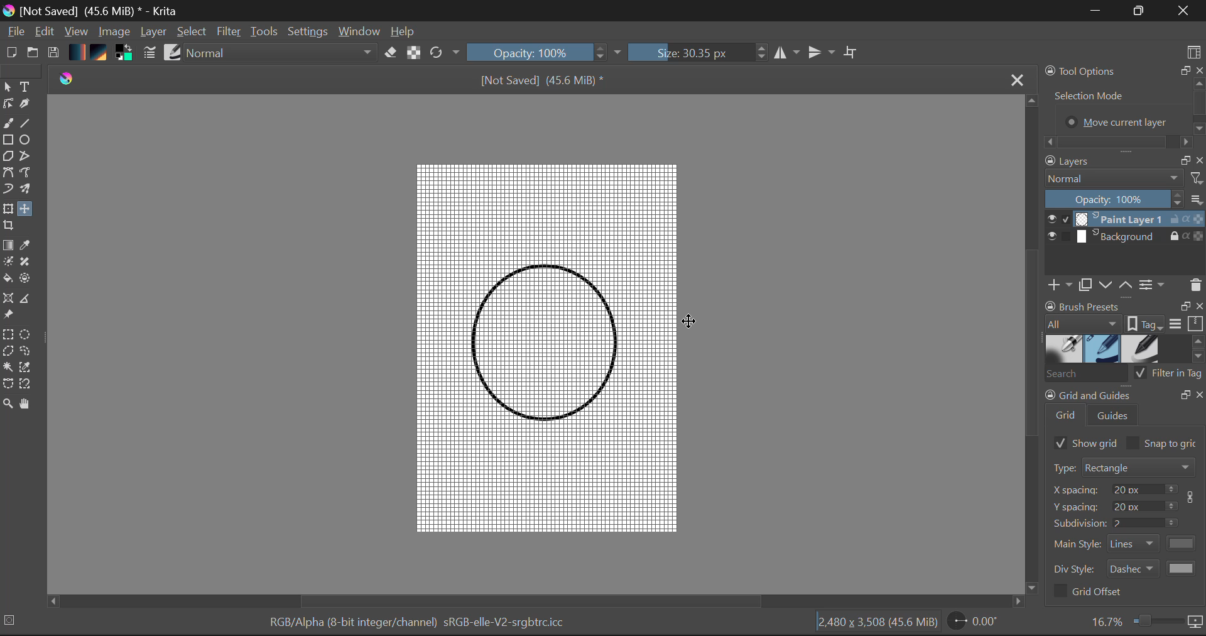 Image resolution: width=1206 pixels, height=636 pixels. I want to click on Grid and Guides Docker, so click(1124, 408).